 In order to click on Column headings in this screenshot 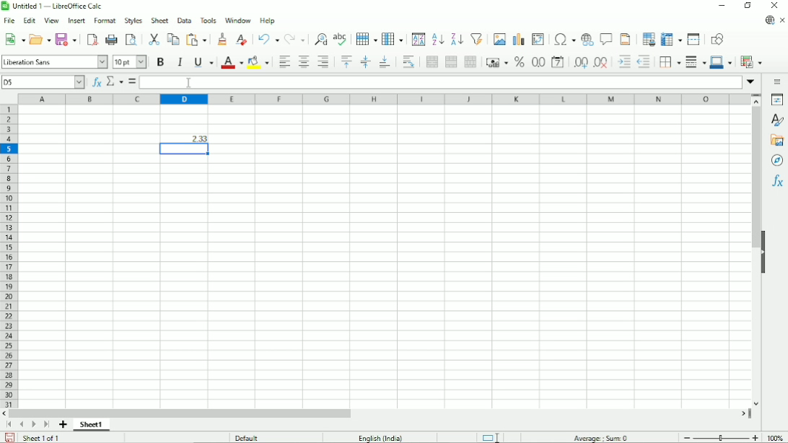, I will do `click(382, 99)`.